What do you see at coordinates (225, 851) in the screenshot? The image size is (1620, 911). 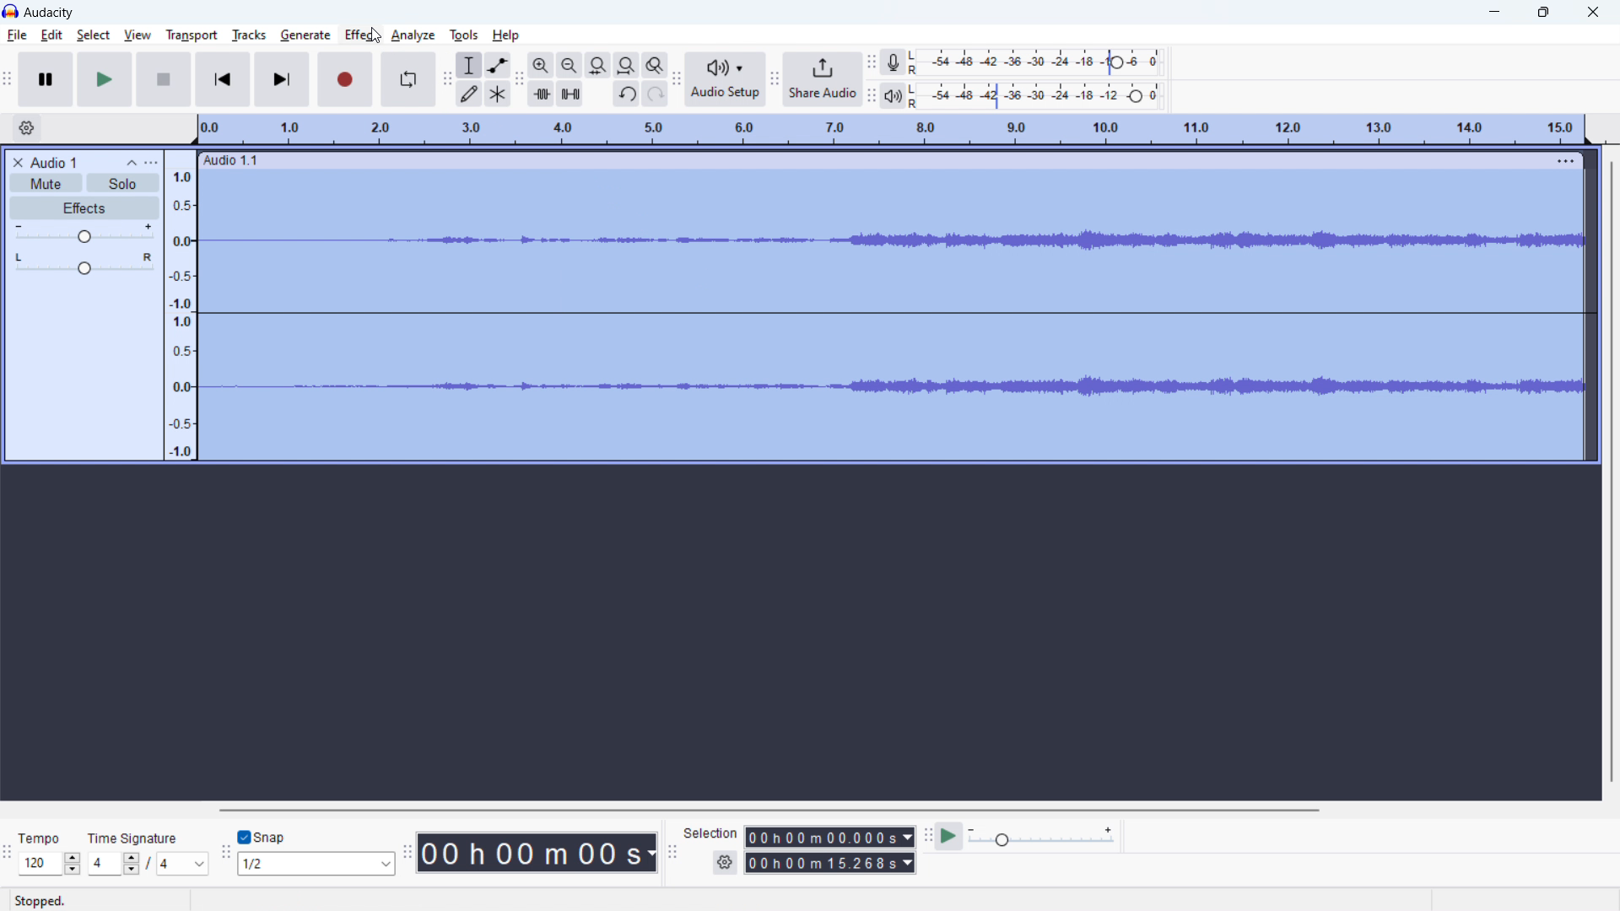 I see `snapping toolbar` at bounding box center [225, 851].